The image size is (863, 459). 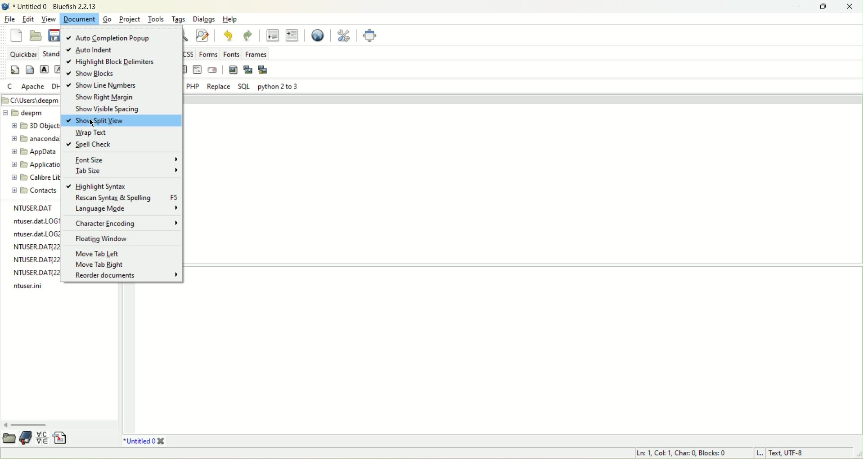 I want to click on insert image, so click(x=233, y=70).